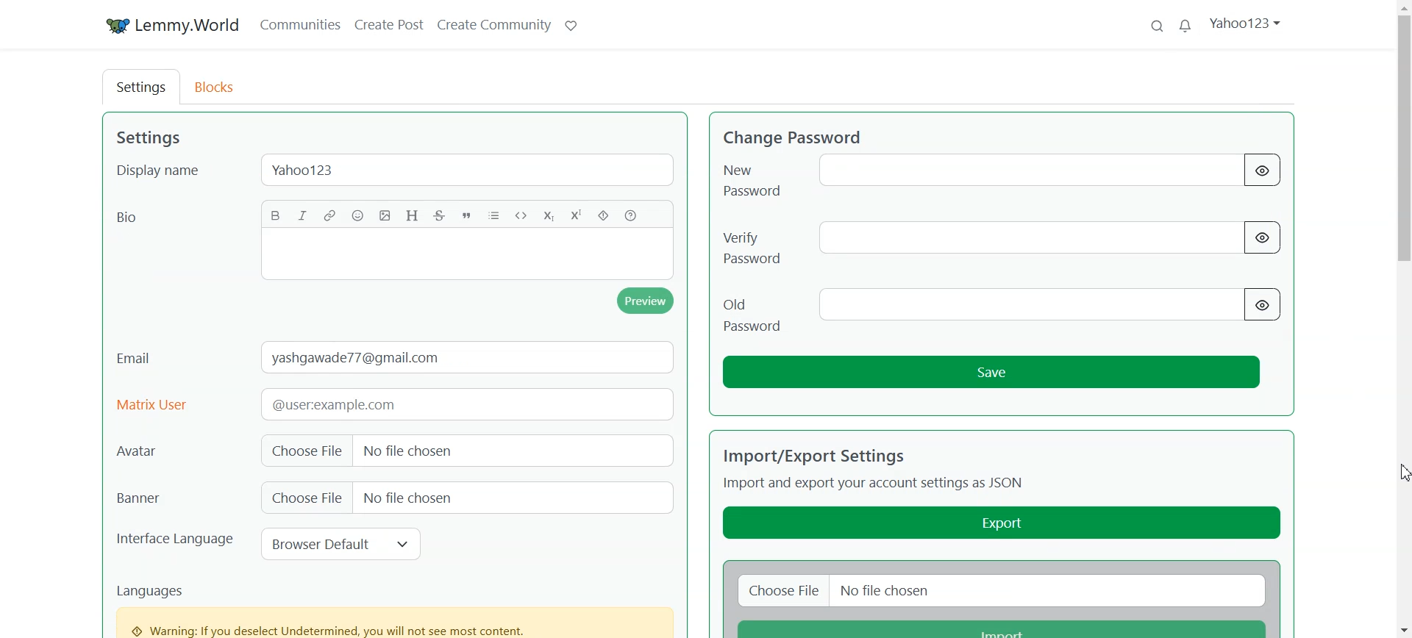  I want to click on no file chosen, so click(507, 451).